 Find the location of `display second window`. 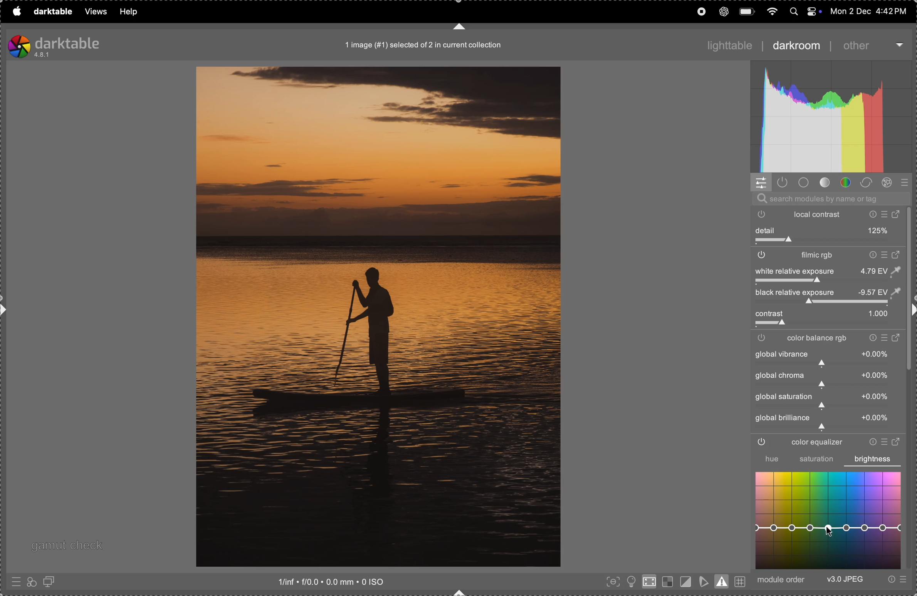

display second window is located at coordinates (52, 581).